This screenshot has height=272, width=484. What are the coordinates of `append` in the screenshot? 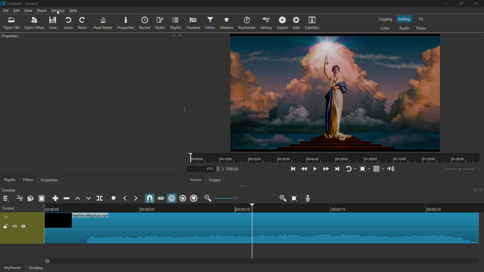 It's located at (56, 198).